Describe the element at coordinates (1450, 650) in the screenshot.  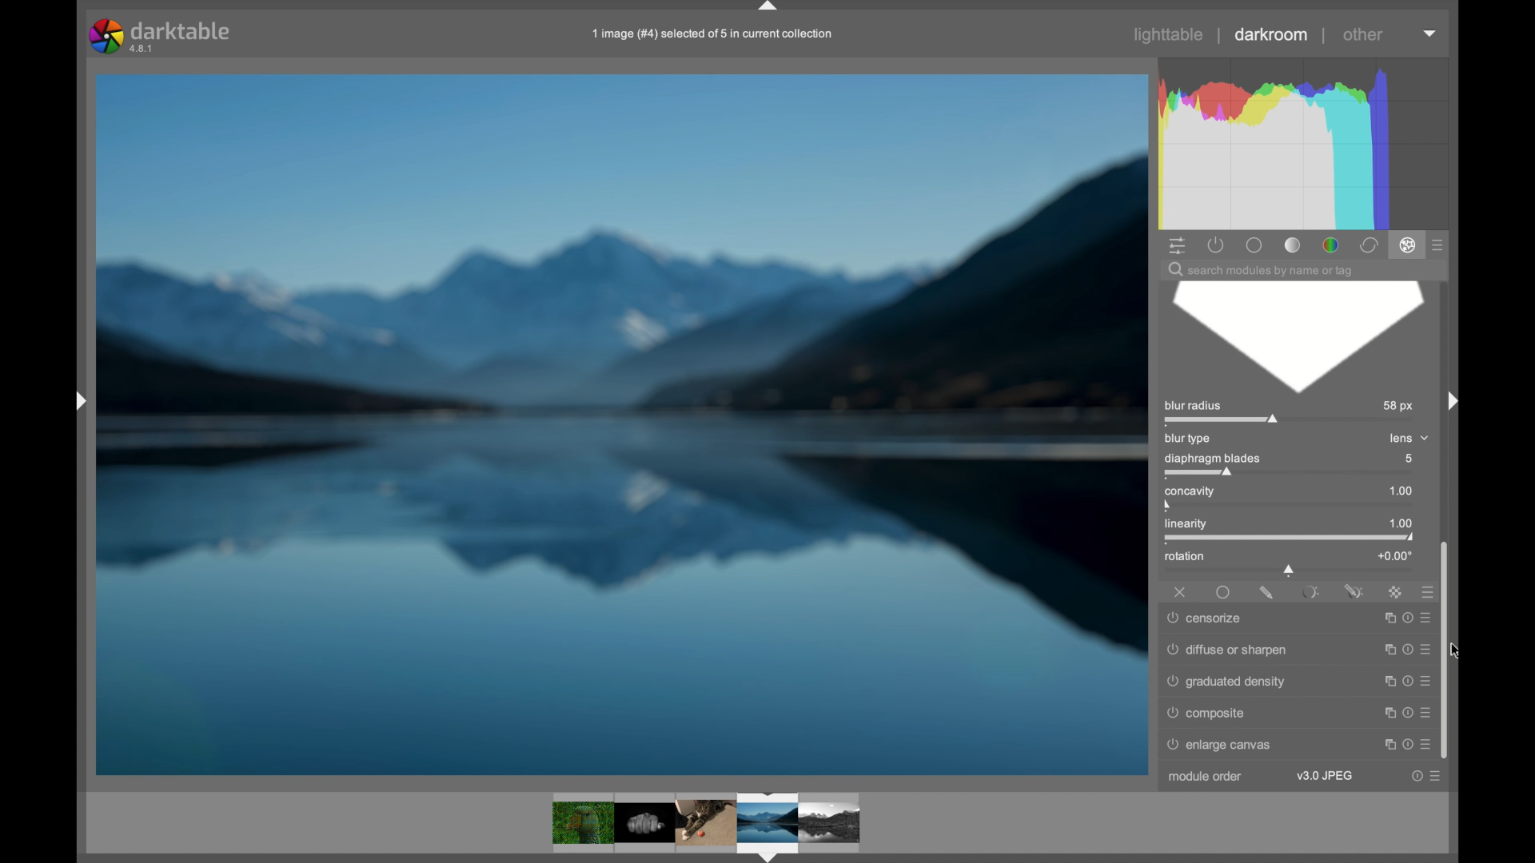
I see `scroll box` at that location.